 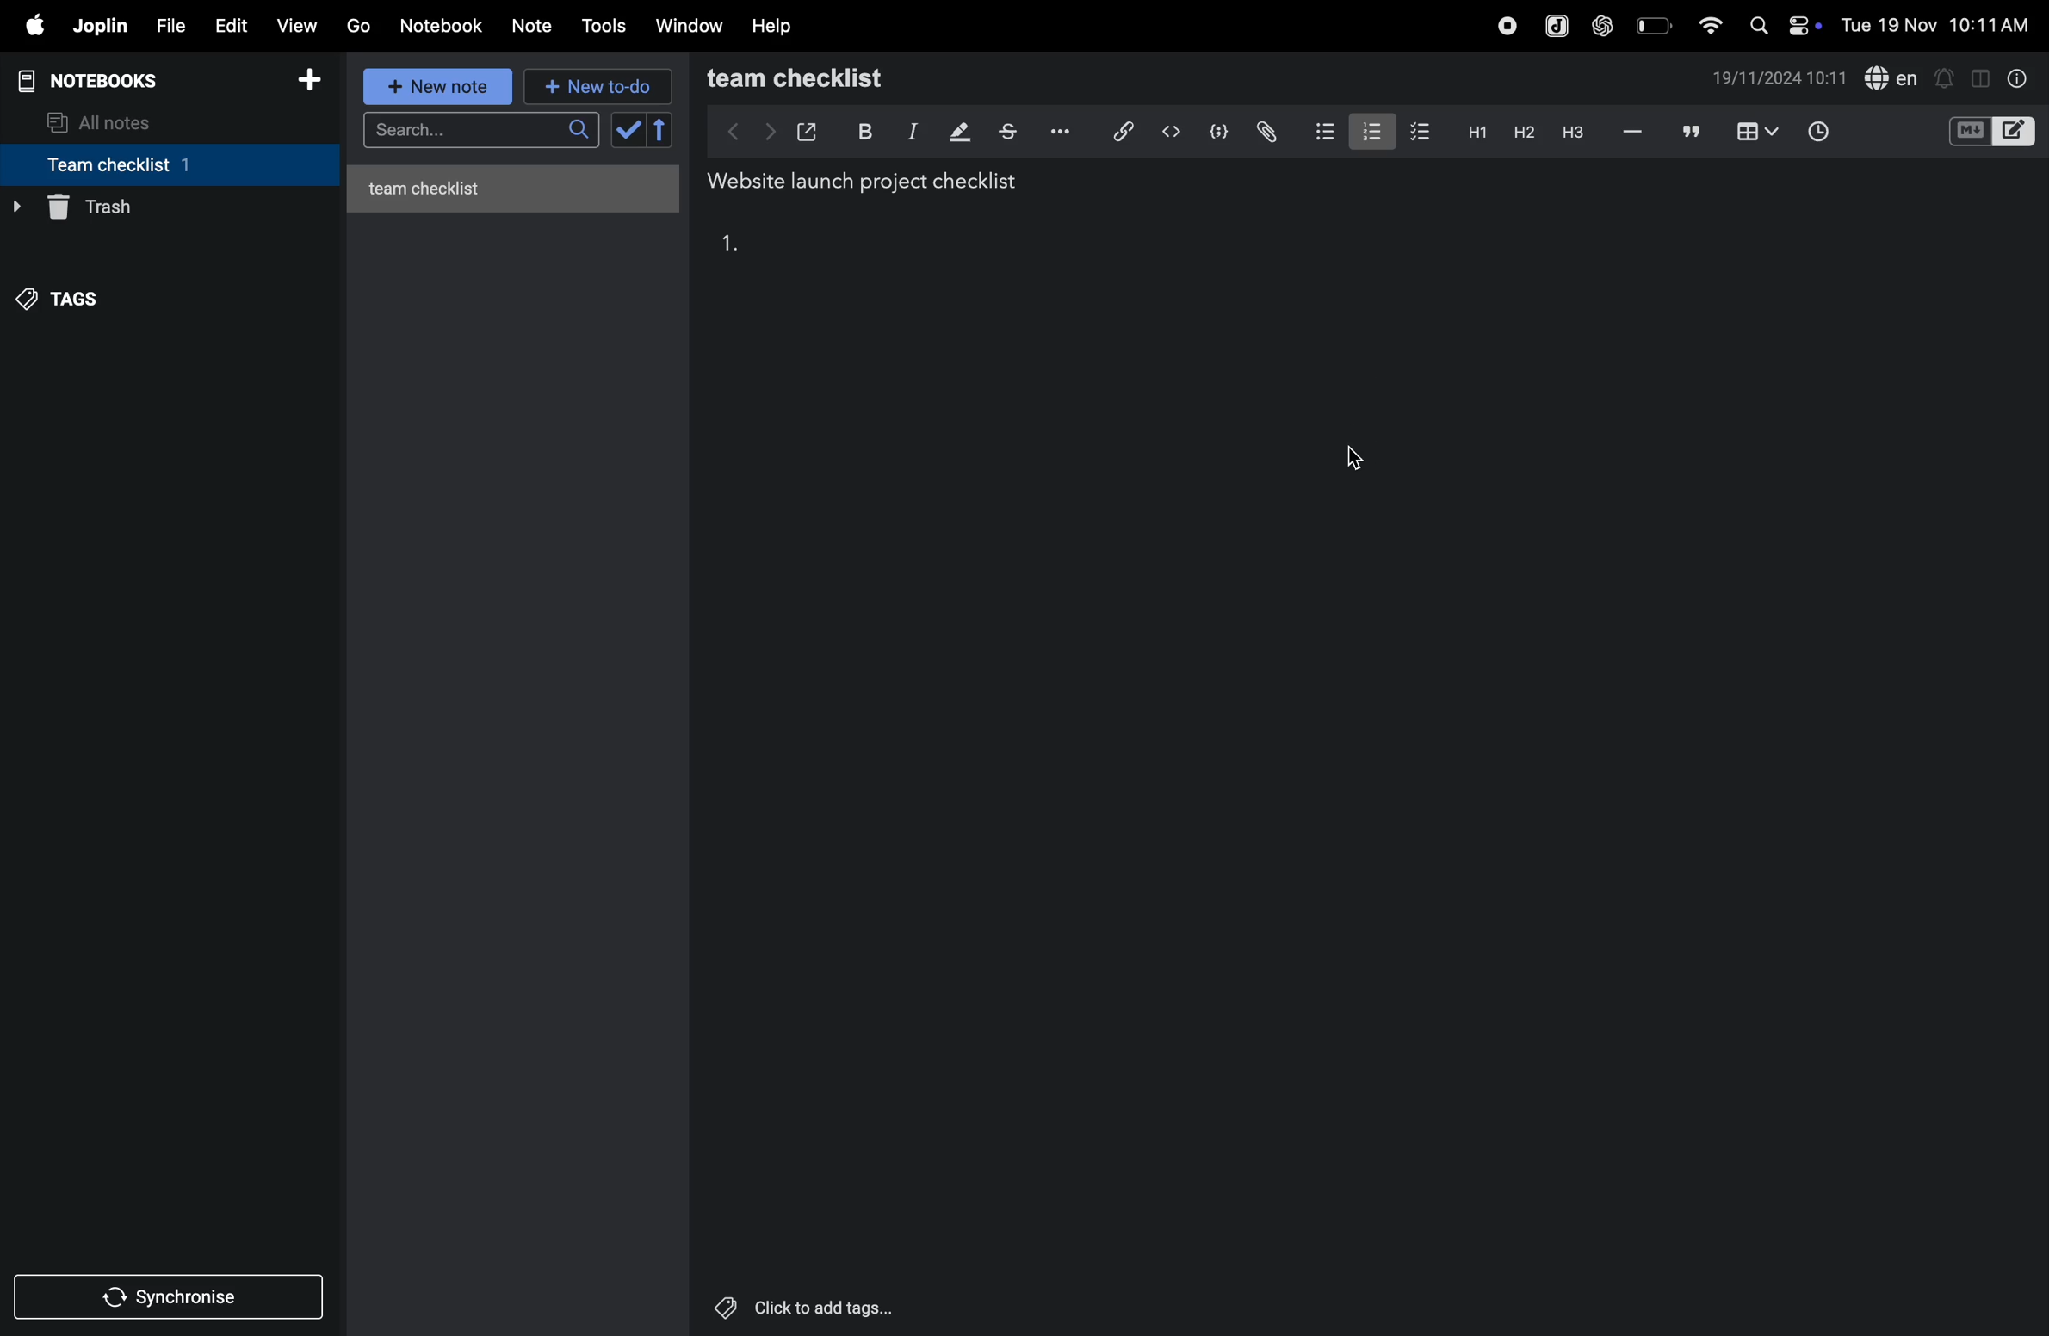 What do you see at coordinates (172, 1296) in the screenshot?
I see `synchronize` at bounding box center [172, 1296].